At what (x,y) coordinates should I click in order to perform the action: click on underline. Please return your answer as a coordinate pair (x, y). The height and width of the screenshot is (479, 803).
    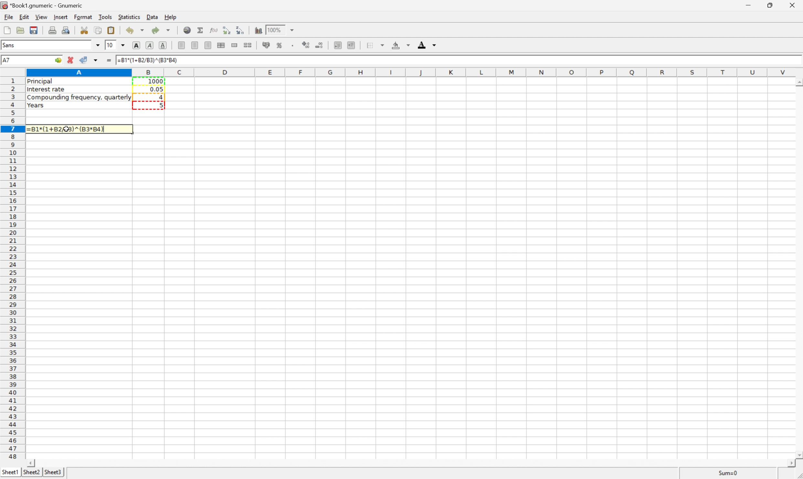
    Looking at the image, I should click on (163, 45).